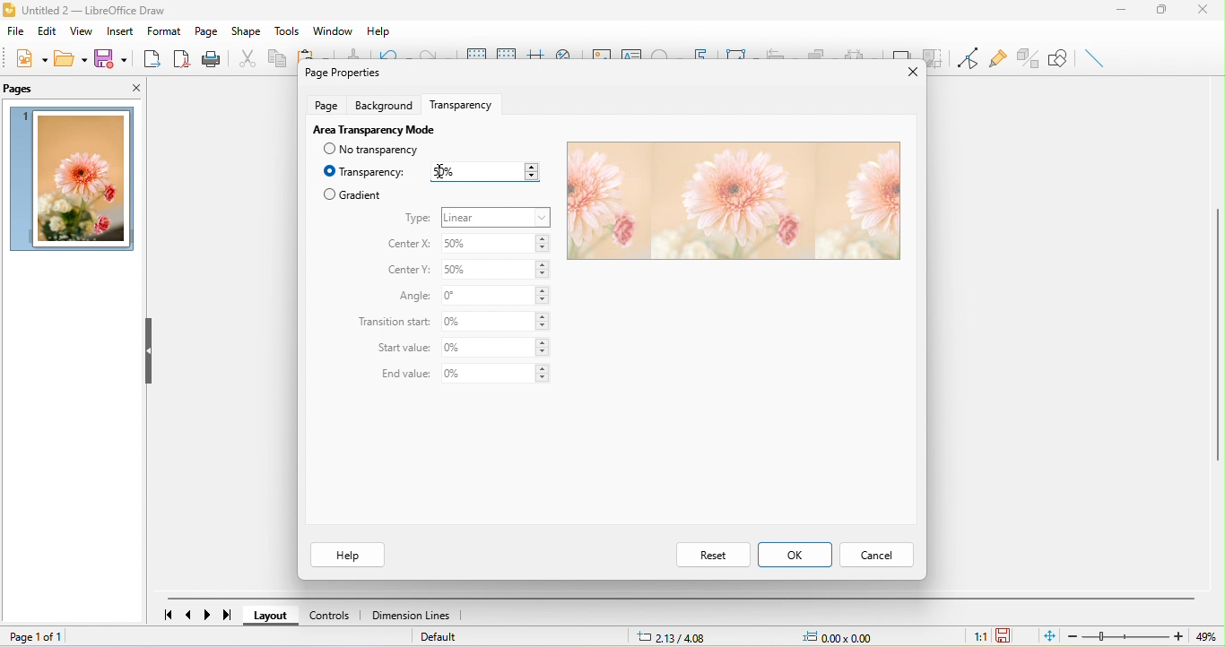  What do you see at coordinates (381, 28) in the screenshot?
I see `help` at bounding box center [381, 28].